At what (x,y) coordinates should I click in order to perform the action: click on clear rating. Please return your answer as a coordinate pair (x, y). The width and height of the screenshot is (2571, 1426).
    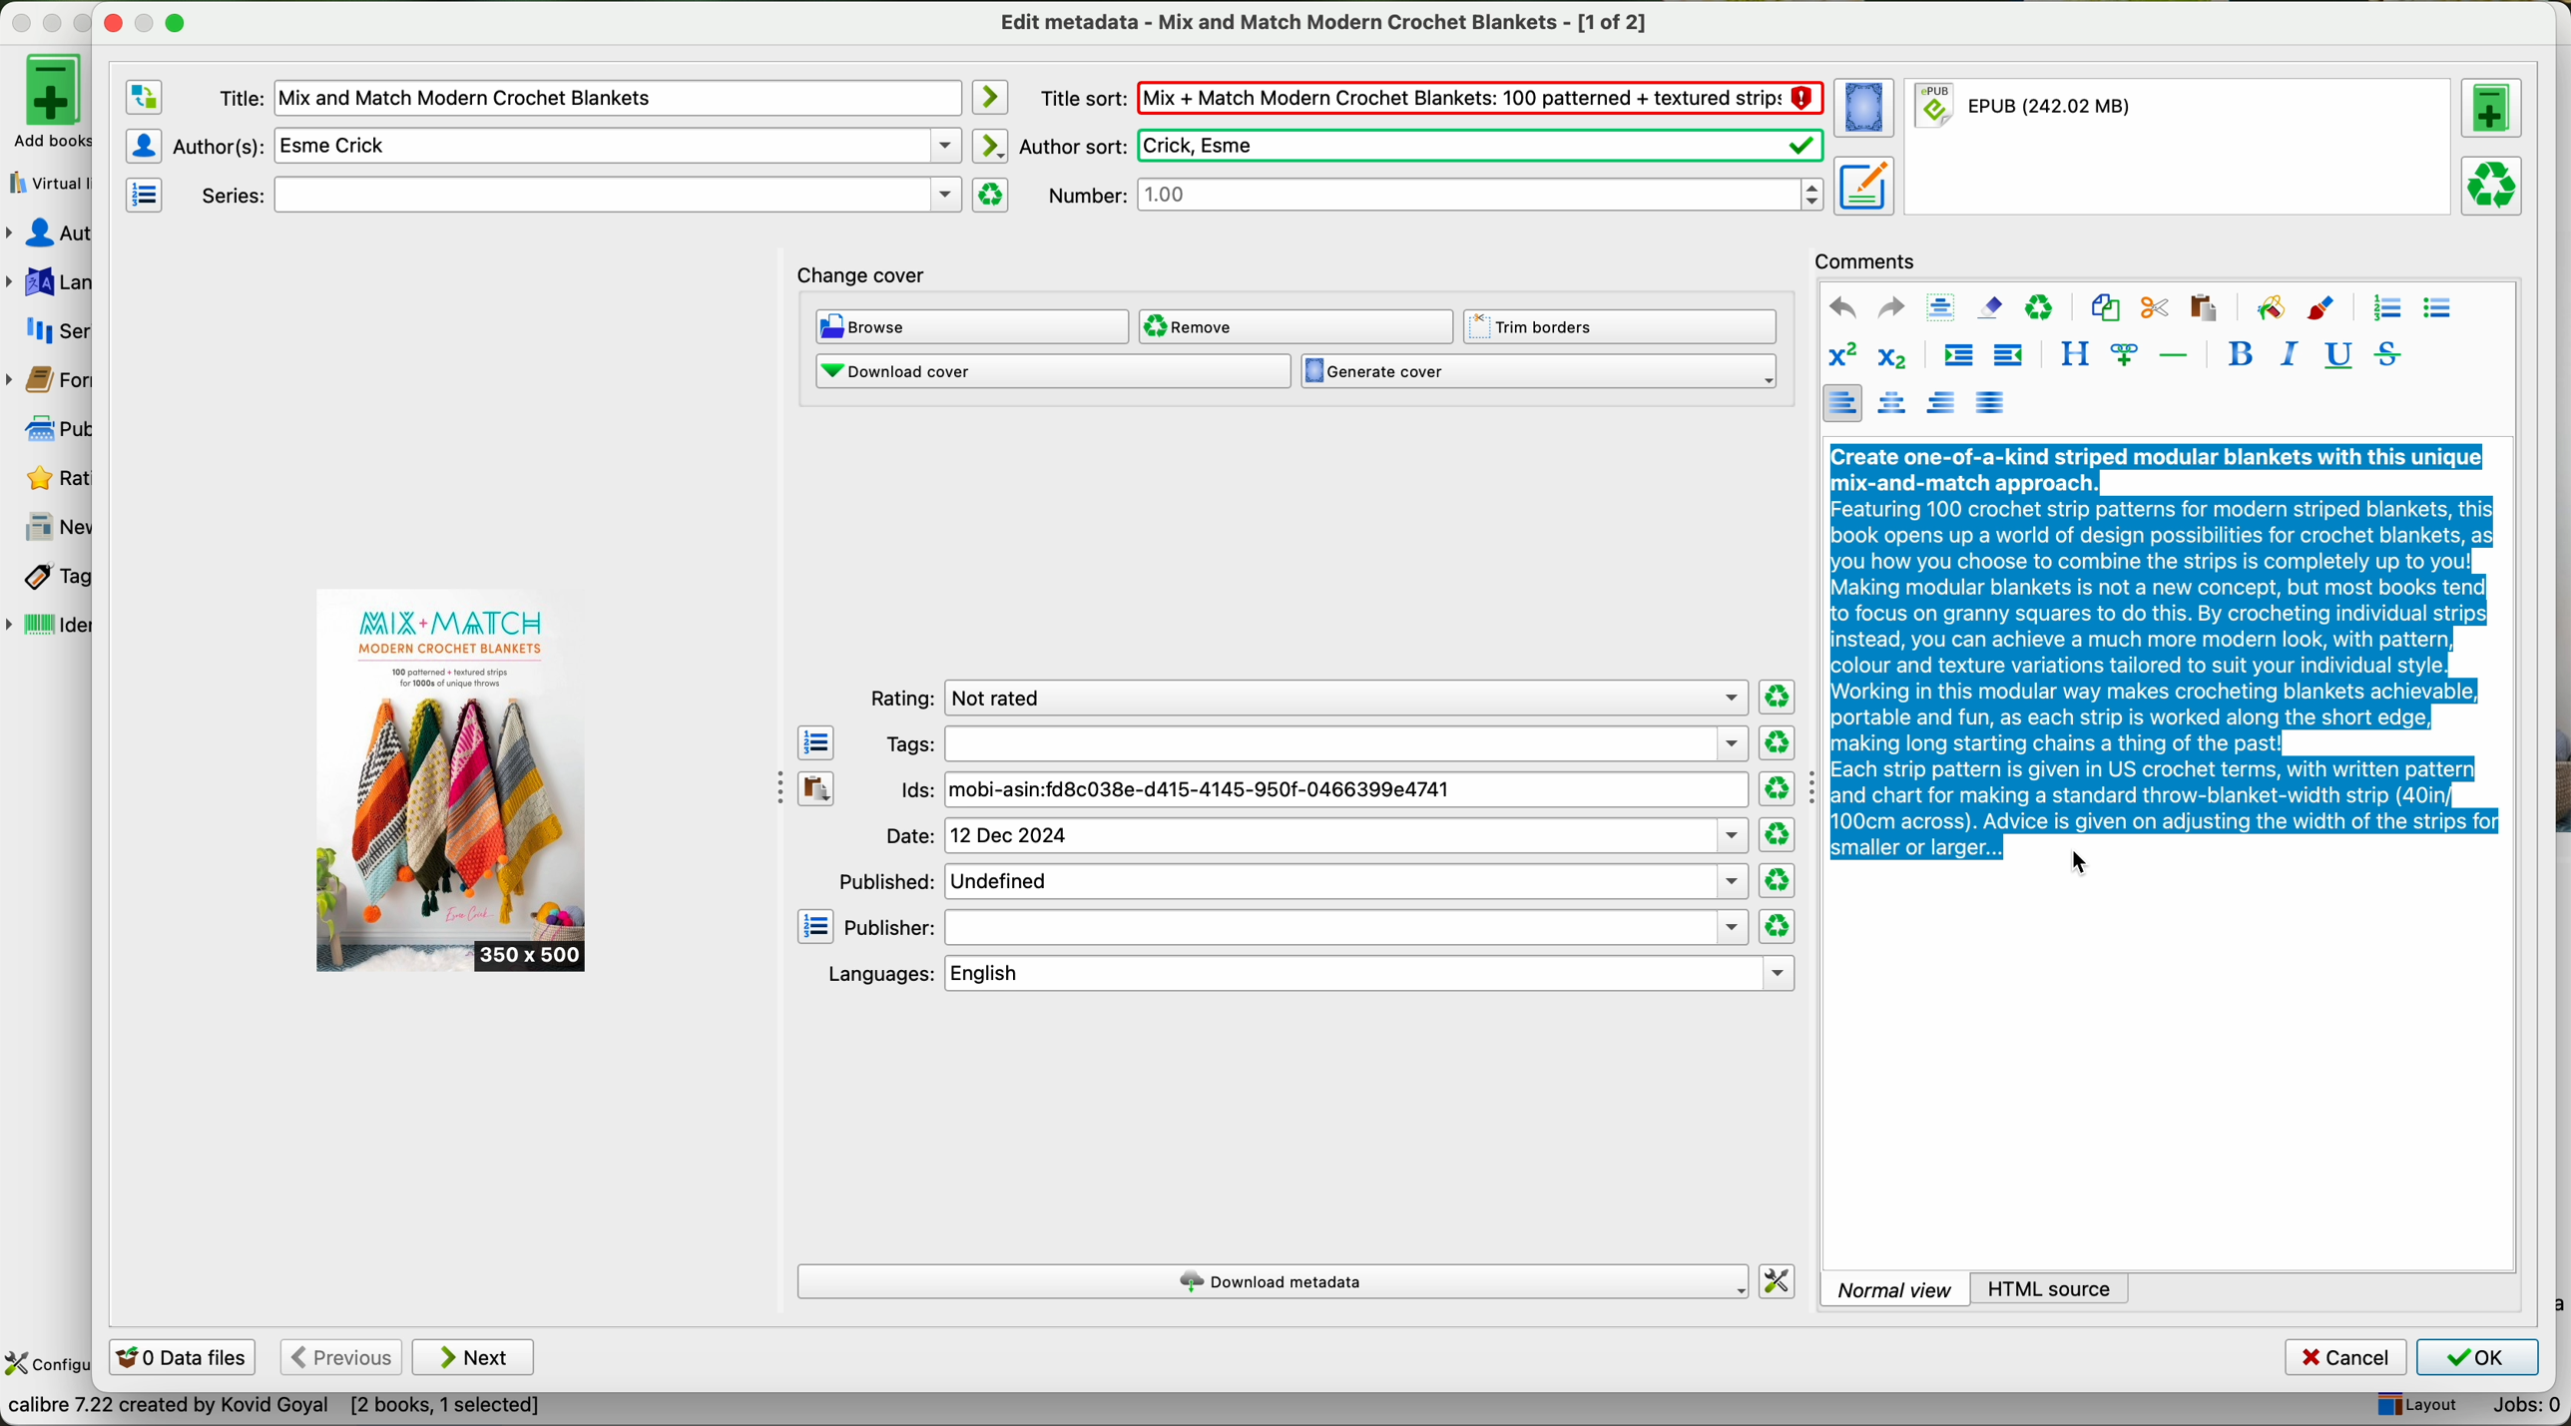
    Looking at the image, I should click on (1777, 835).